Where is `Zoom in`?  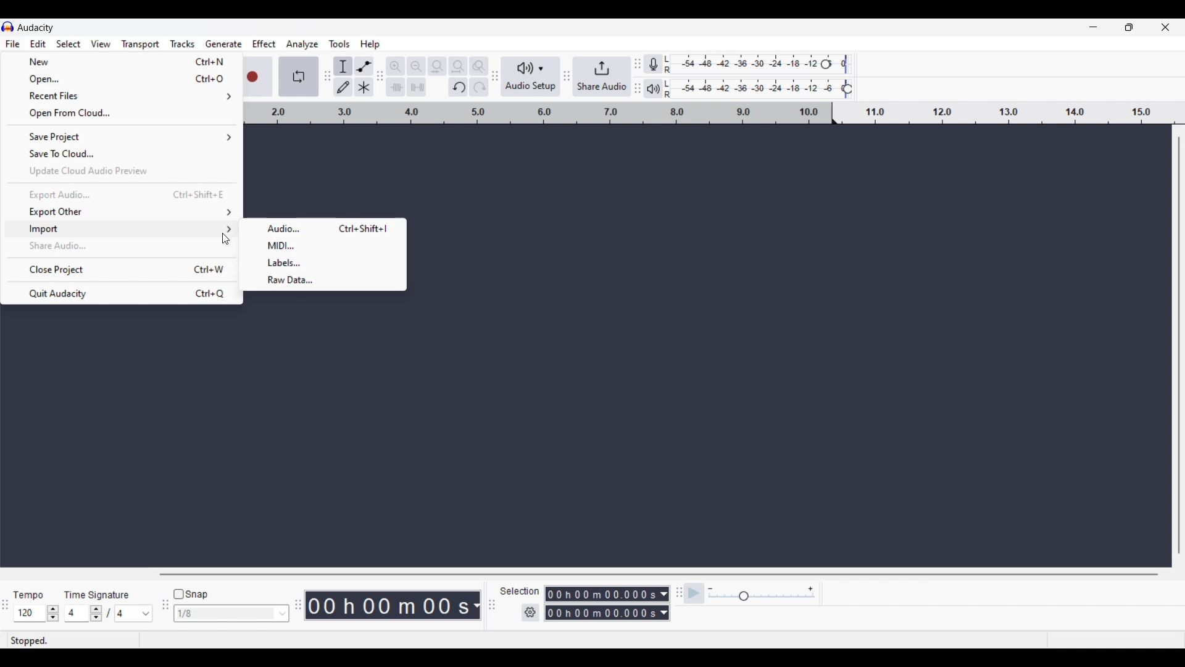
Zoom in is located at coordinates (397, 66).